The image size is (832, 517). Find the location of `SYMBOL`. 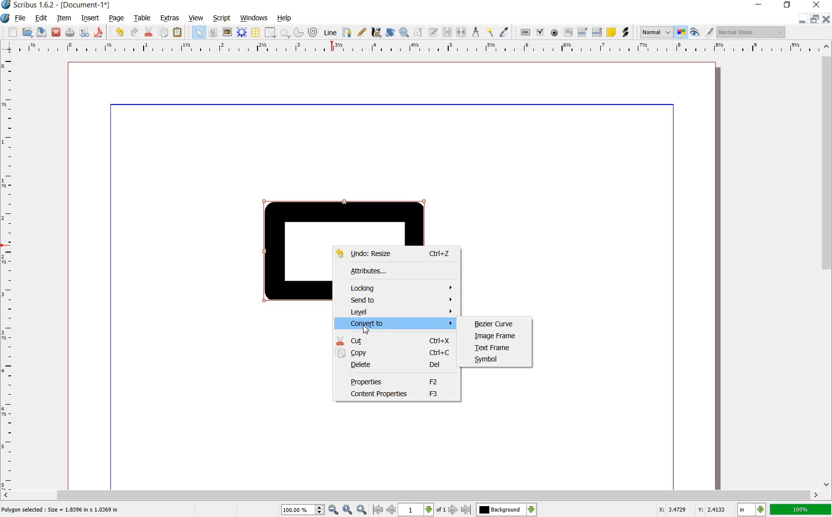

SYMBOL is located at coordinates (490, 360).